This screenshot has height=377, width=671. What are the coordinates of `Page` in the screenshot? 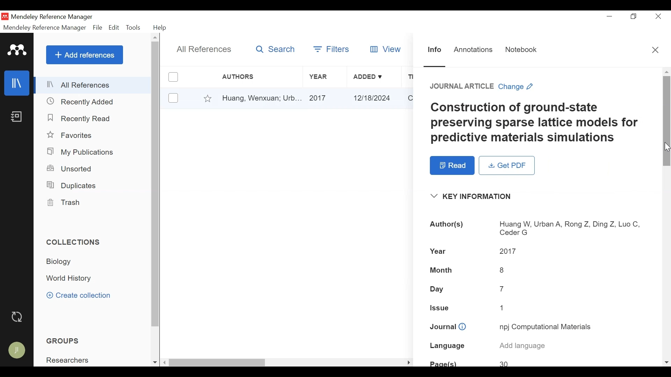 It's located at (443, 363).